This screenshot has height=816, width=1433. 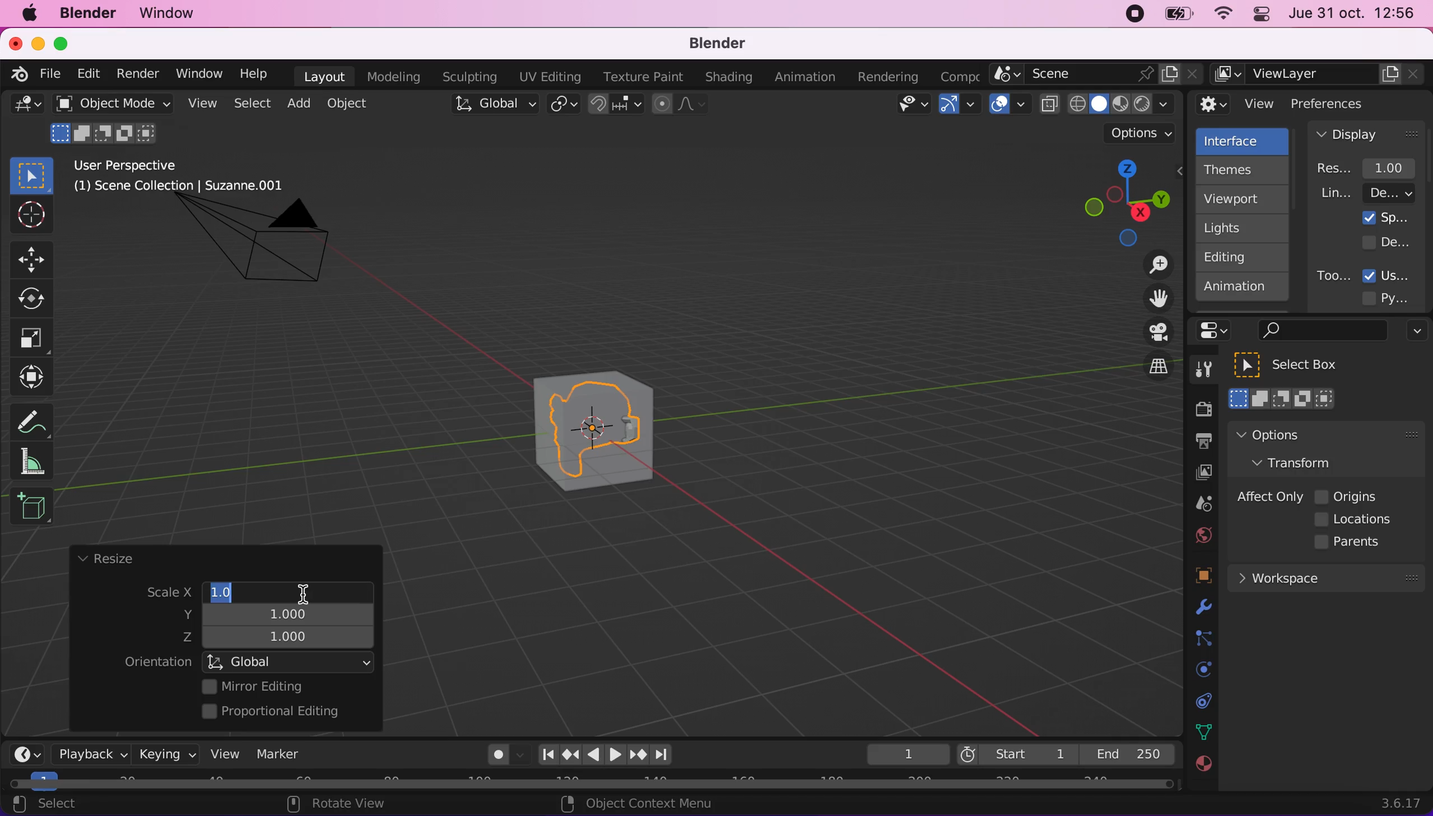 What do you see at coordinates (667, 755) in the screenshot?
I see `jump to endpoint` at bounding box center [667, 755].